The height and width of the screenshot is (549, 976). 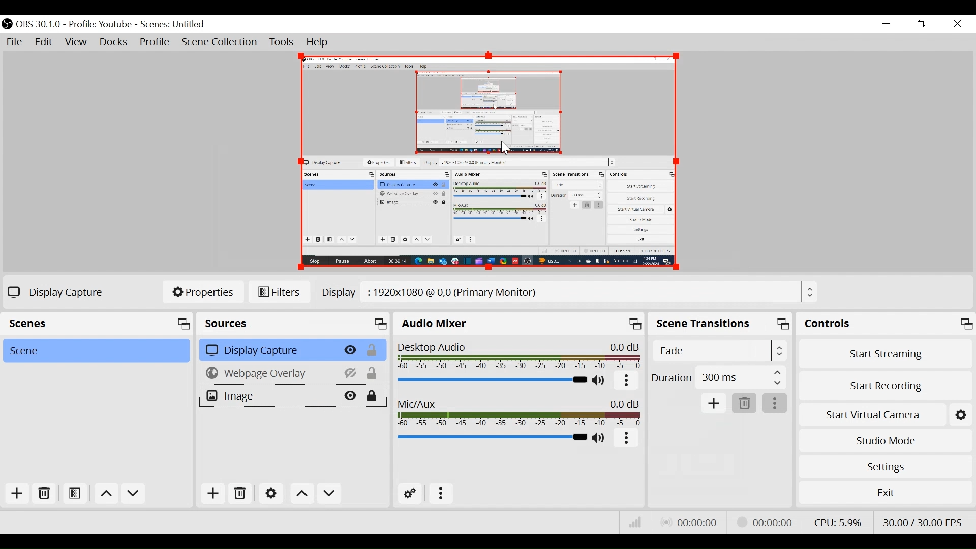 What do you see at coordinates (768, 521) in the screenshot?
I see `Recording Status` at bounding box center [768, 521].